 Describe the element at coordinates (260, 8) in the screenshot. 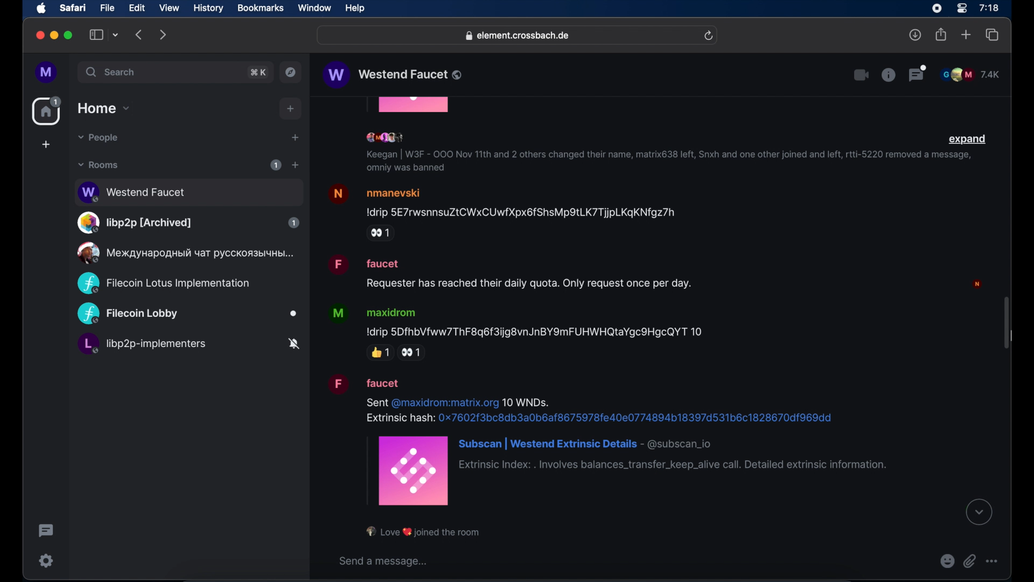

I see `bookmarks` at that location.